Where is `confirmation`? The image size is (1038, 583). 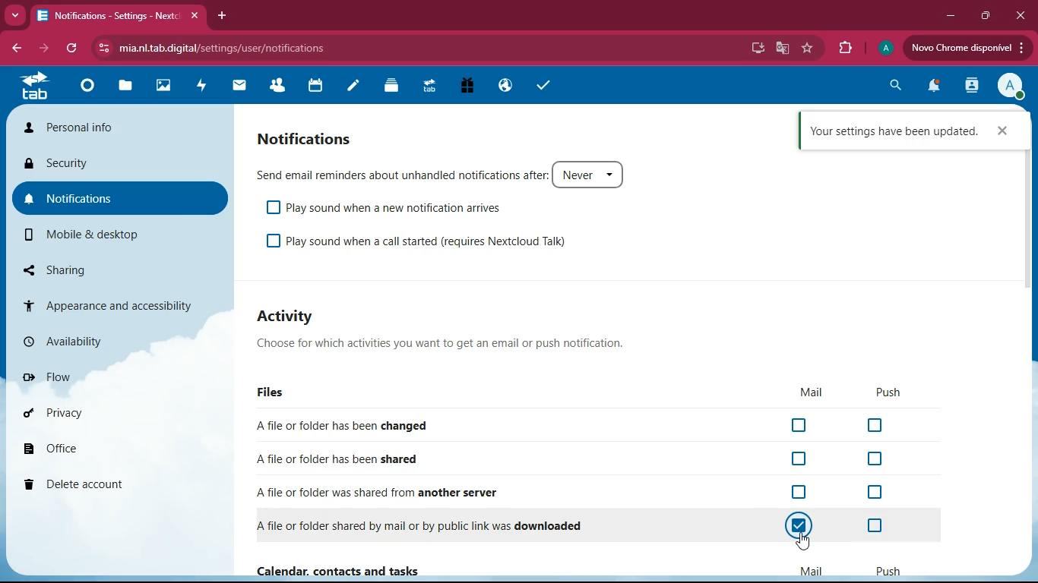
confirmation is located at coordinates (916, 131).